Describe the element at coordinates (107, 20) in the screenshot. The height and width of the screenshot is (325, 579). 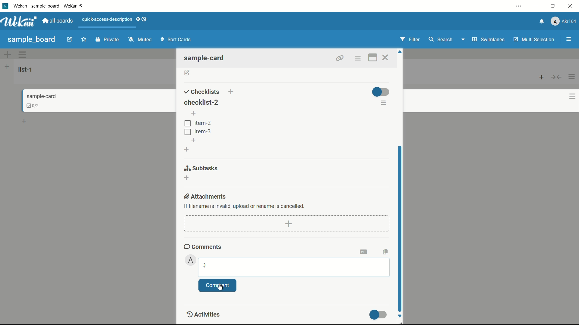
I see `quick-access-description` at that location.